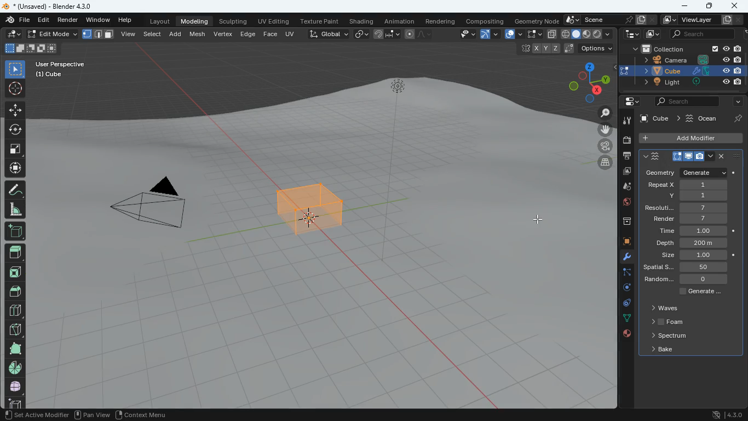 The width and height of the screenshot is (748, 421). I want to click on spectrum, so click(669, 336).